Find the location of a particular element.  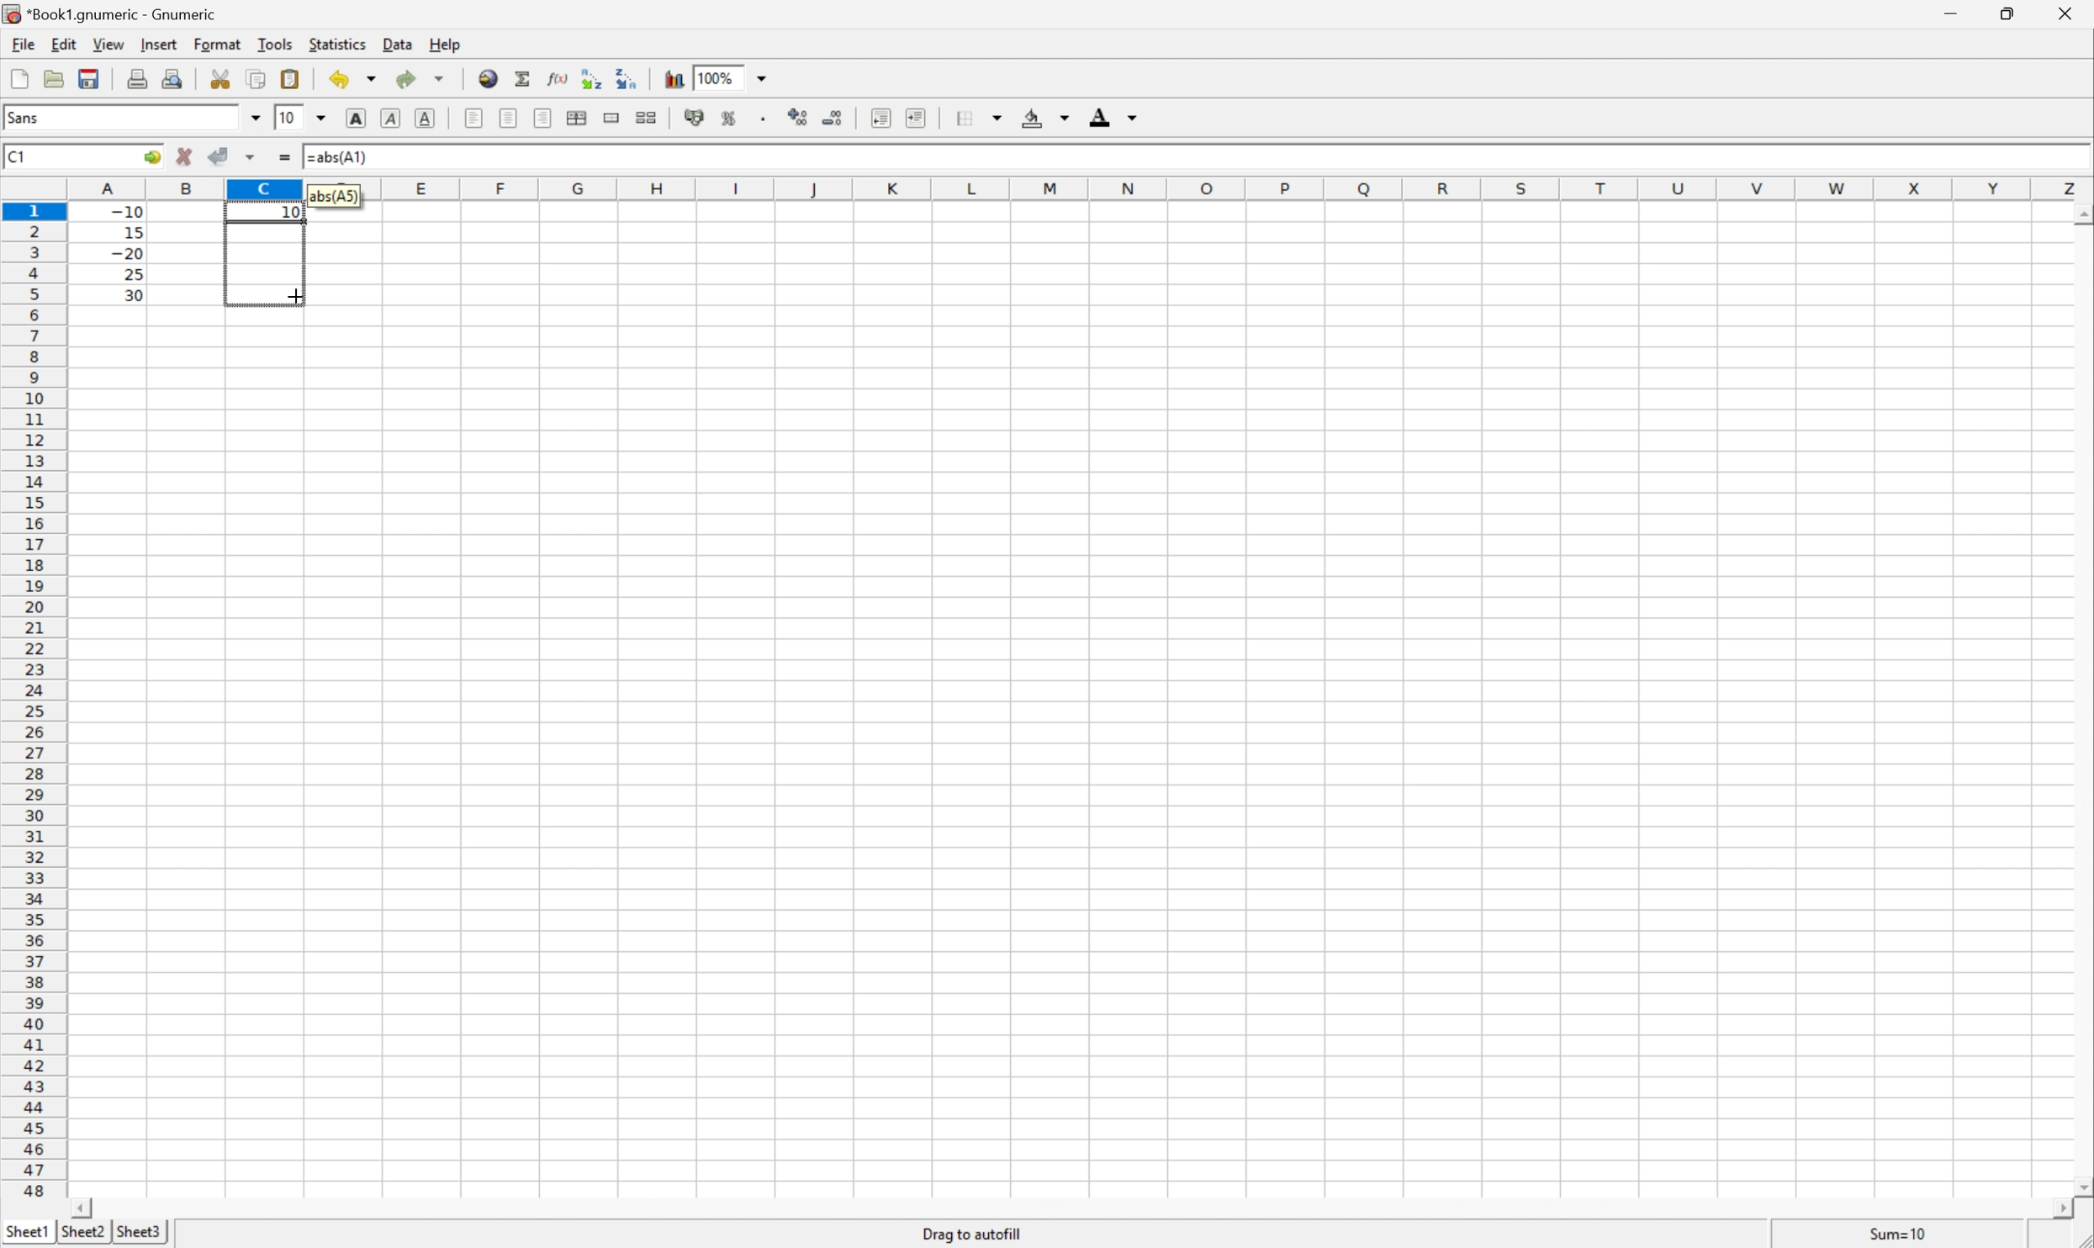

center horizontally is located at coordinates (510, 118).